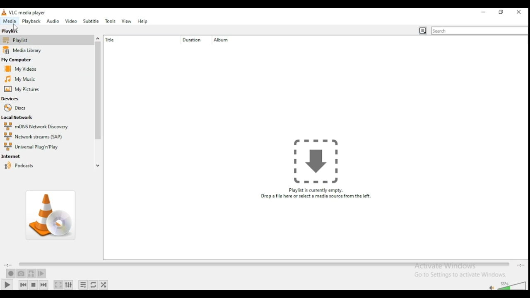  I want to click on duration, so click(193, 40).